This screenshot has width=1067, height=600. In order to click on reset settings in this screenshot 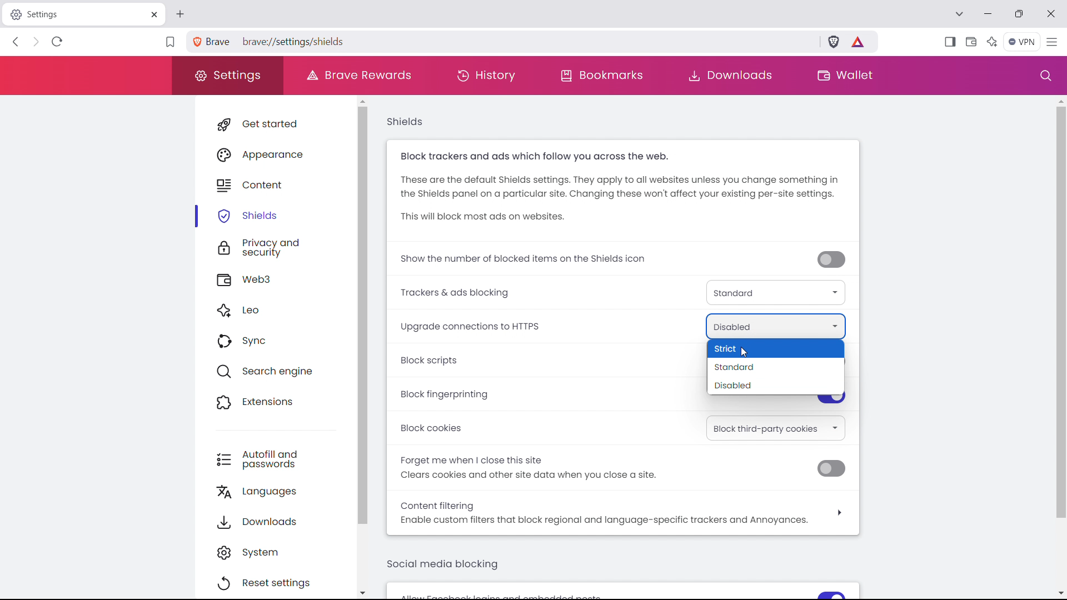, I will do `click(278, 583)`.